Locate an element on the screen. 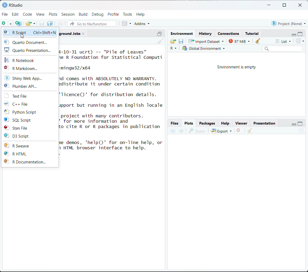 The width and height of the screenshot is (308, 272). C++ File is located at coordinates (18, 103).